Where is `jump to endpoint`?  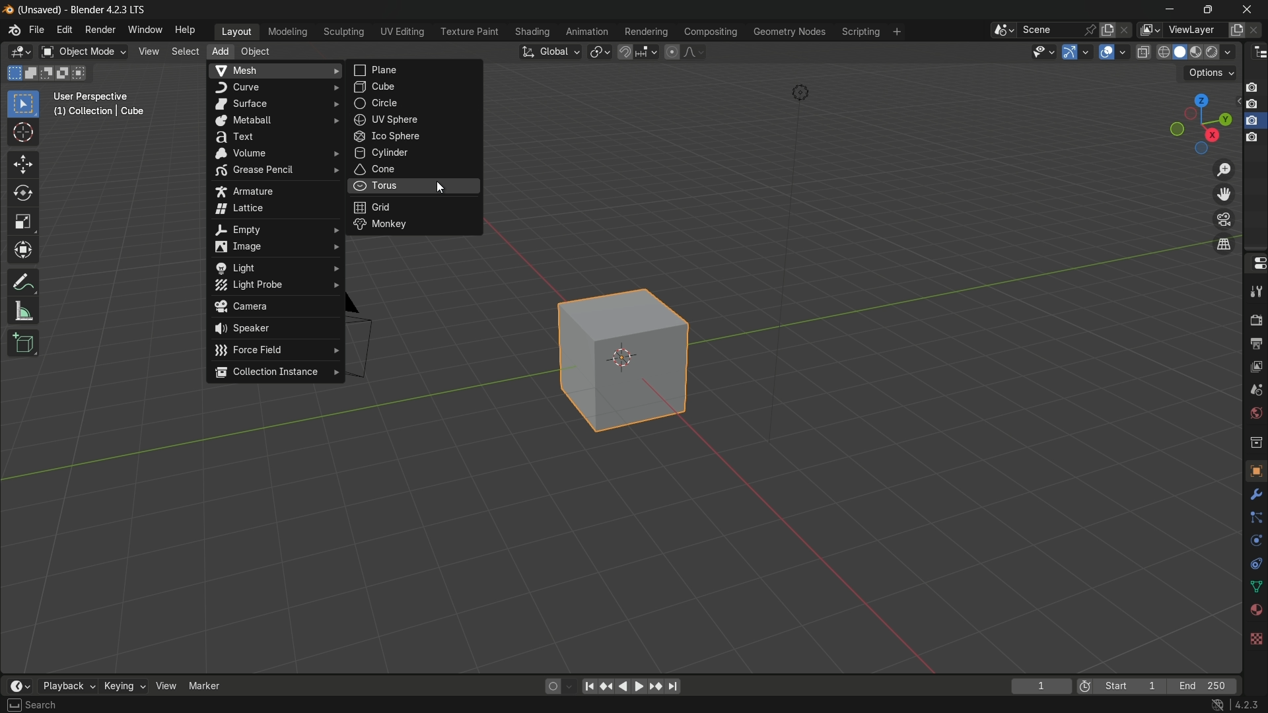 jump to endpoint is located at coordinates (587, 687).